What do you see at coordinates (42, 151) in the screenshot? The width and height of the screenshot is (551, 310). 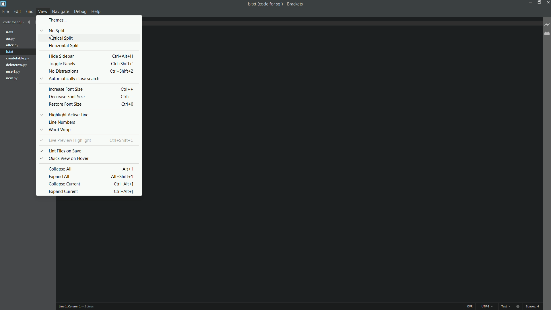 I see `Selected` at bounding box center [42, 151].